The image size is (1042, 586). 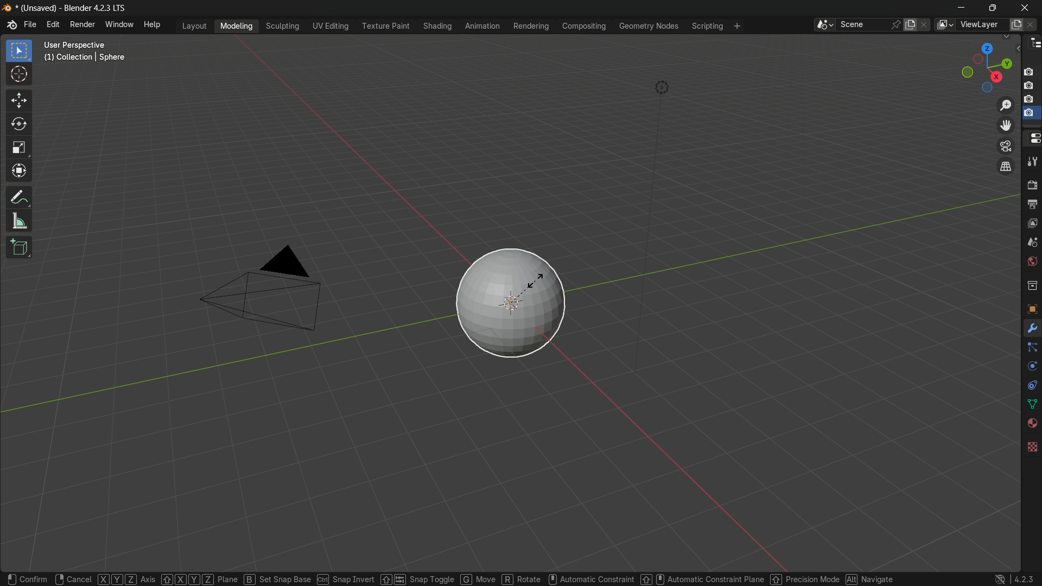 What do you see at coordinates (20, 74) in the screenshot?
I see `cursor` at bounding box center [20, 74].